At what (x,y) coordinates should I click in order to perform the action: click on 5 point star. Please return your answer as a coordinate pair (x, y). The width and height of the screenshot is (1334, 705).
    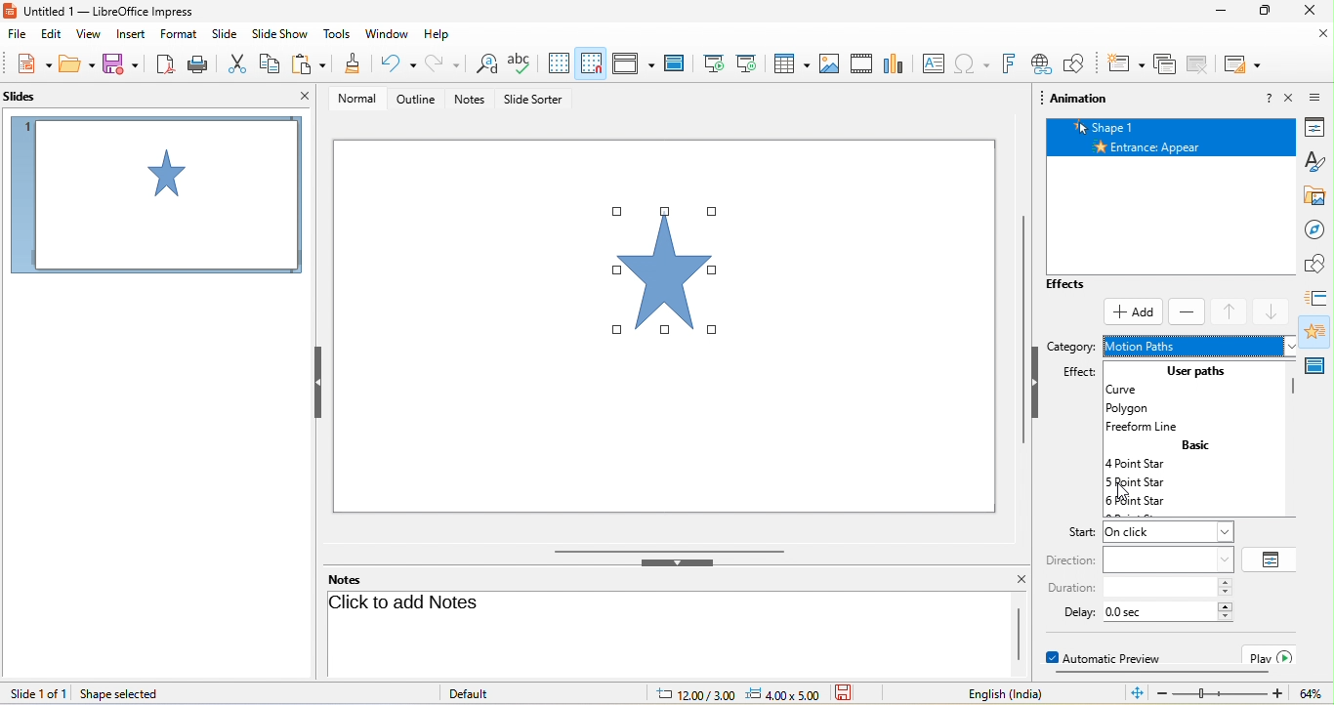
    Looking at the image, I should click on (1154, 483).